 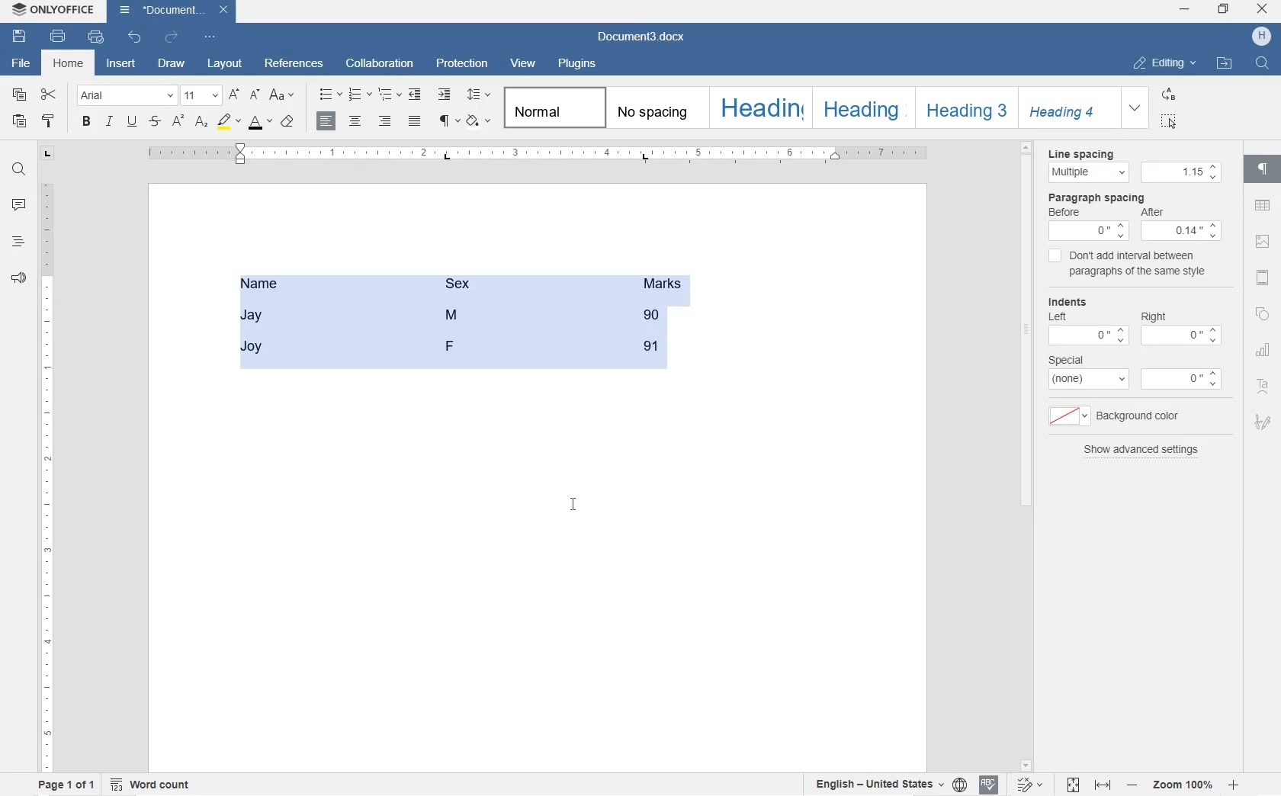 What do you see at coordinates (1225, 9) in the screenshot?
I see `RESTORE` at bounding box center [1225, 9].